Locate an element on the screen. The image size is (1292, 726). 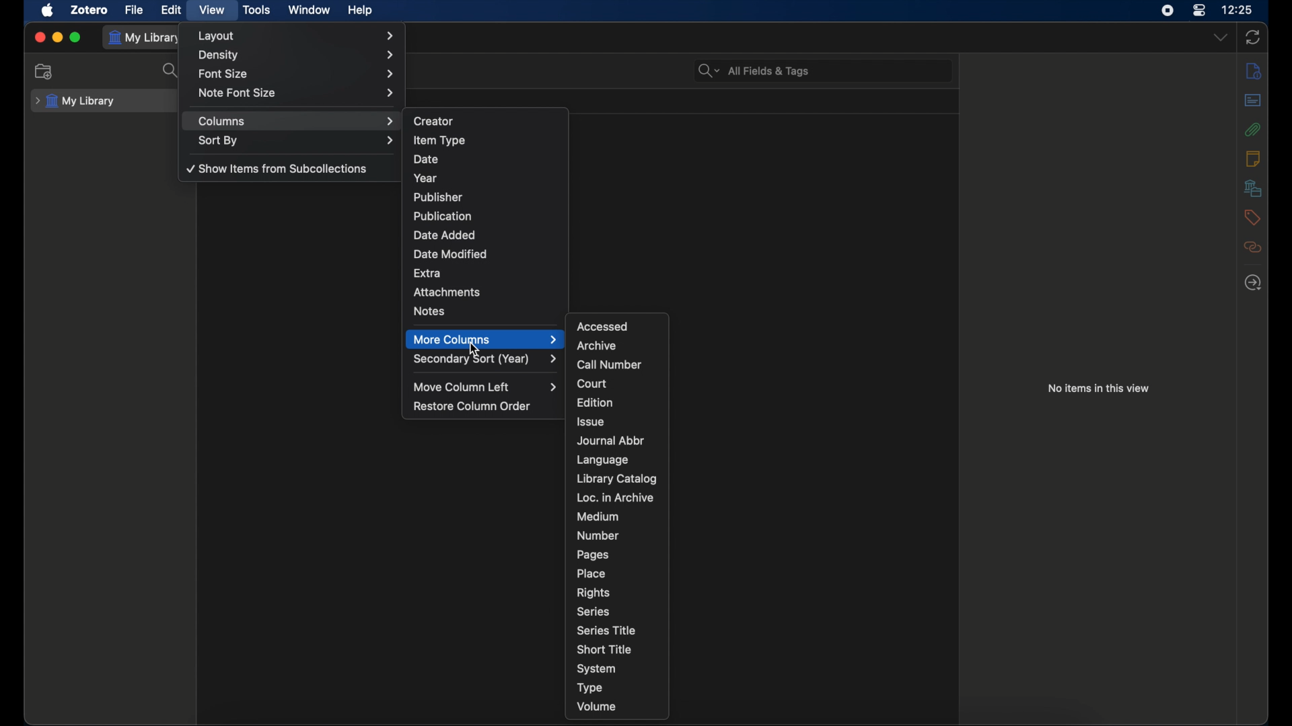
date modified is located at coordinates (451, 254).